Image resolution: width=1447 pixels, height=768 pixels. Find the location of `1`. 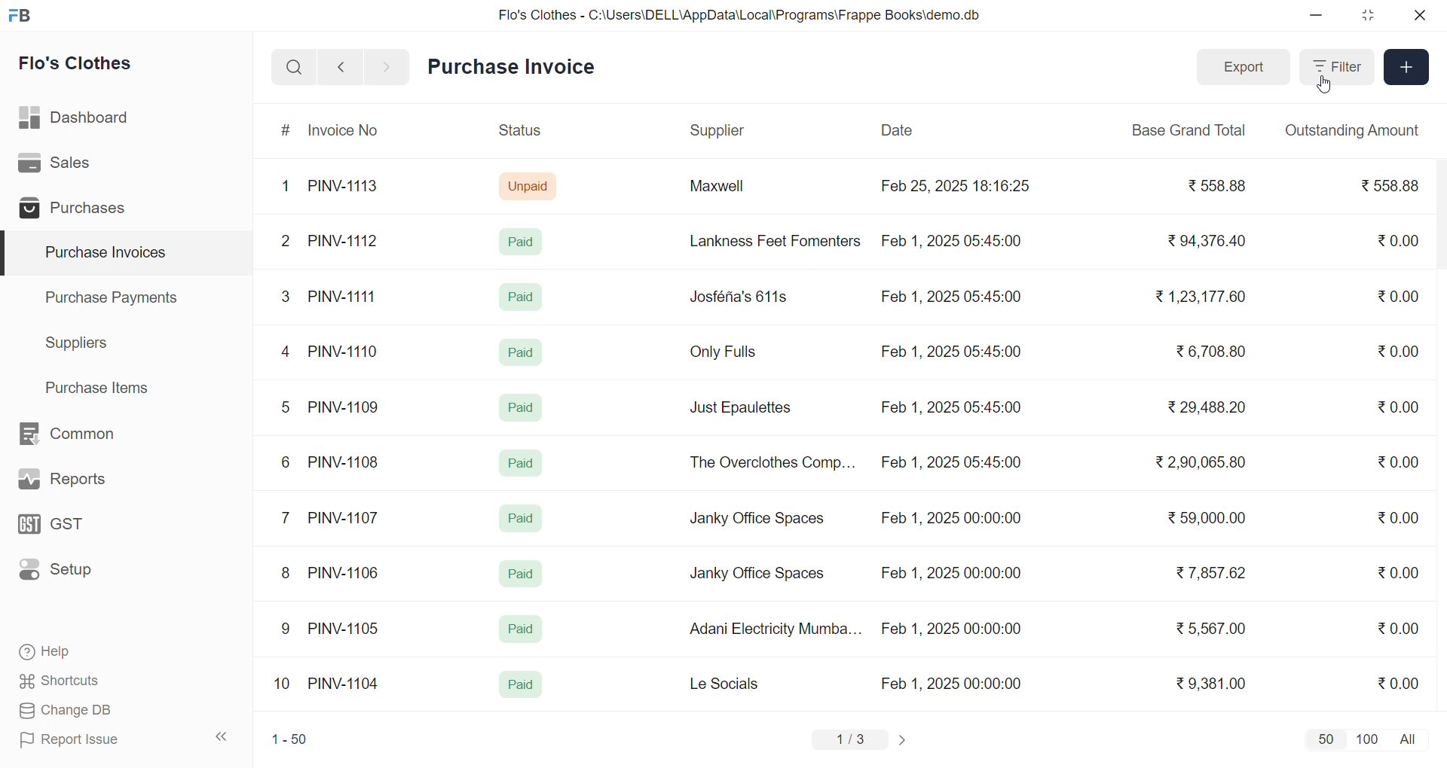

1 is located at coordinates (289, 187).